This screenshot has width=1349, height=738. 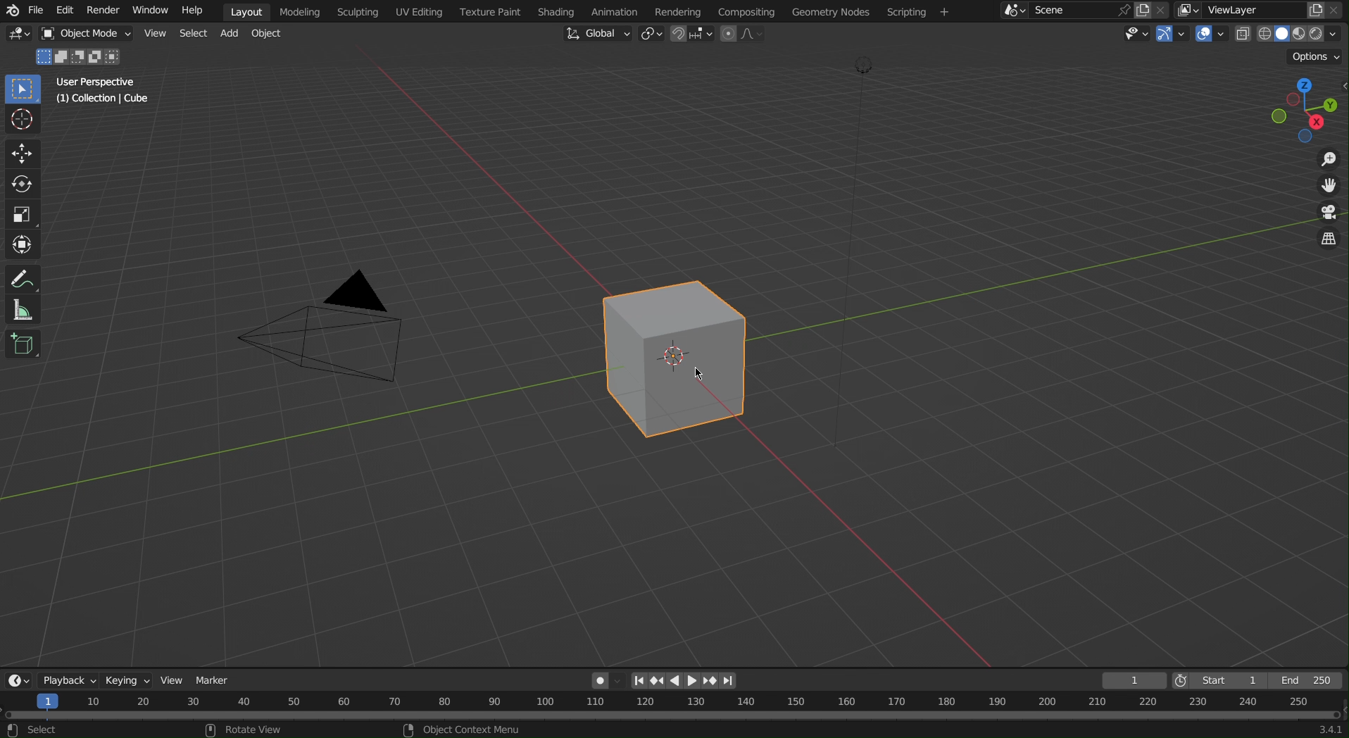 I want to click on Viewport Shading, so click(x=1297, y=32).